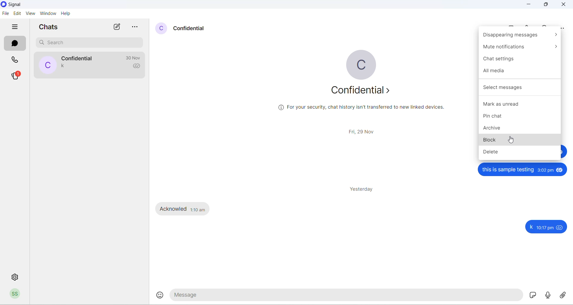 The width and height of the screenshot is (573, 305). I want to click on profile picture, so click(47, 64).